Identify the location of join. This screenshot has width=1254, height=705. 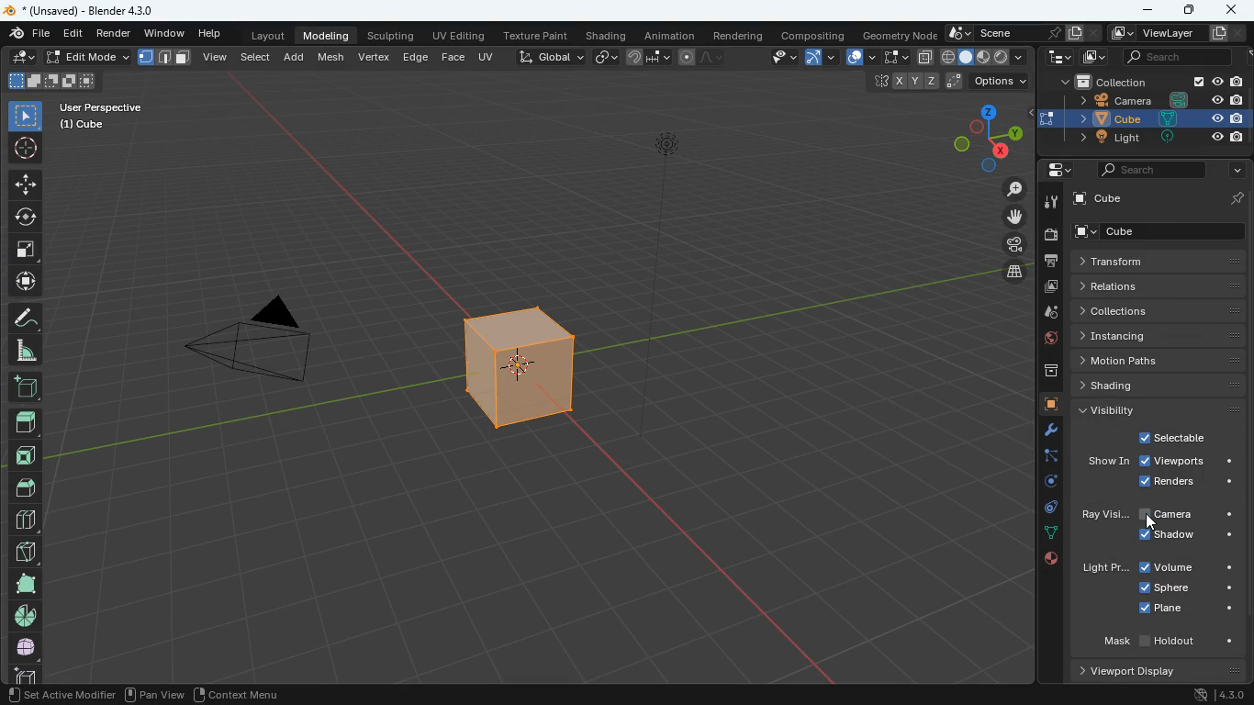
(648, 58).